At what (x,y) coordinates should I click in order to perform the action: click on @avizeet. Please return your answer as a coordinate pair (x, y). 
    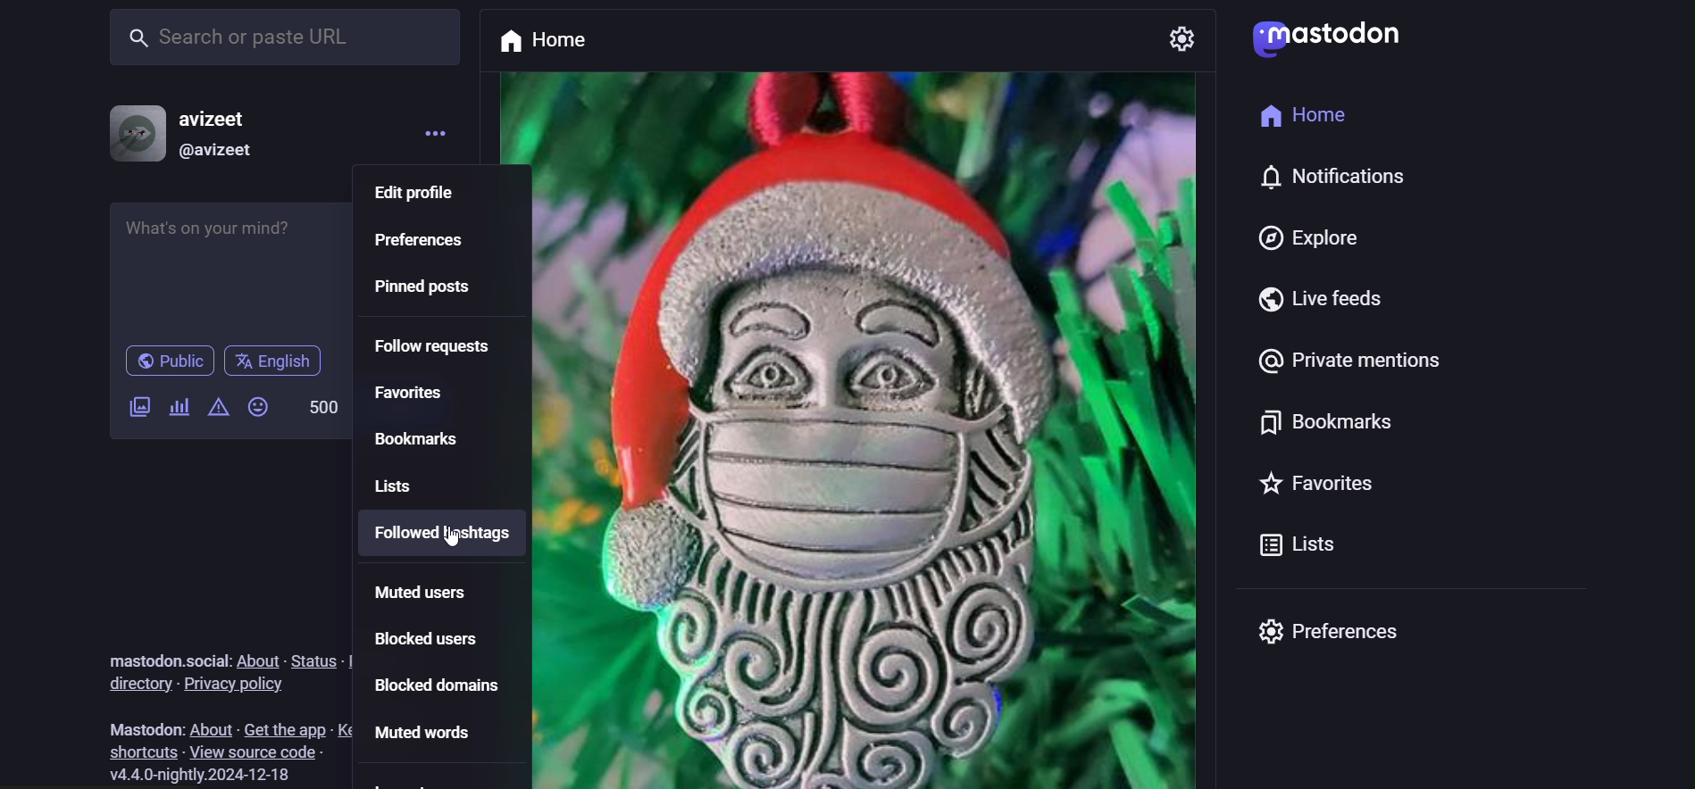
    Looking at the image, I should click on (224, 154).